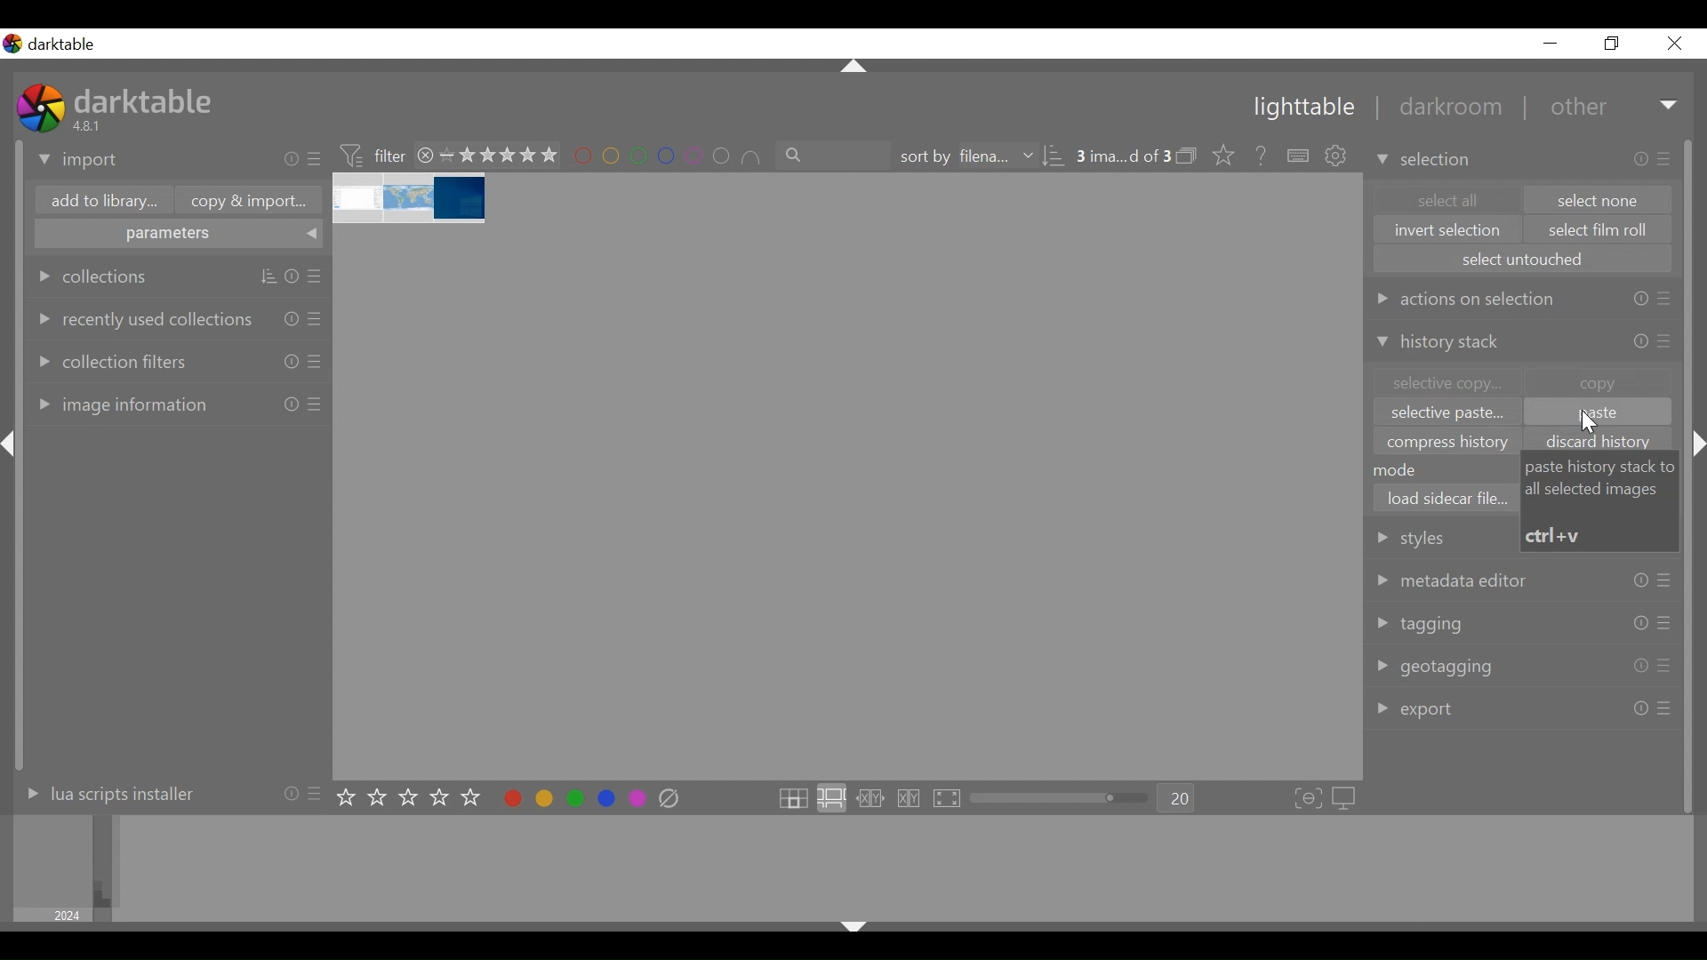  What do you see at coordinates (68, 44) in the screenshot?
I see `darktable` at bounding box center [68, 44].